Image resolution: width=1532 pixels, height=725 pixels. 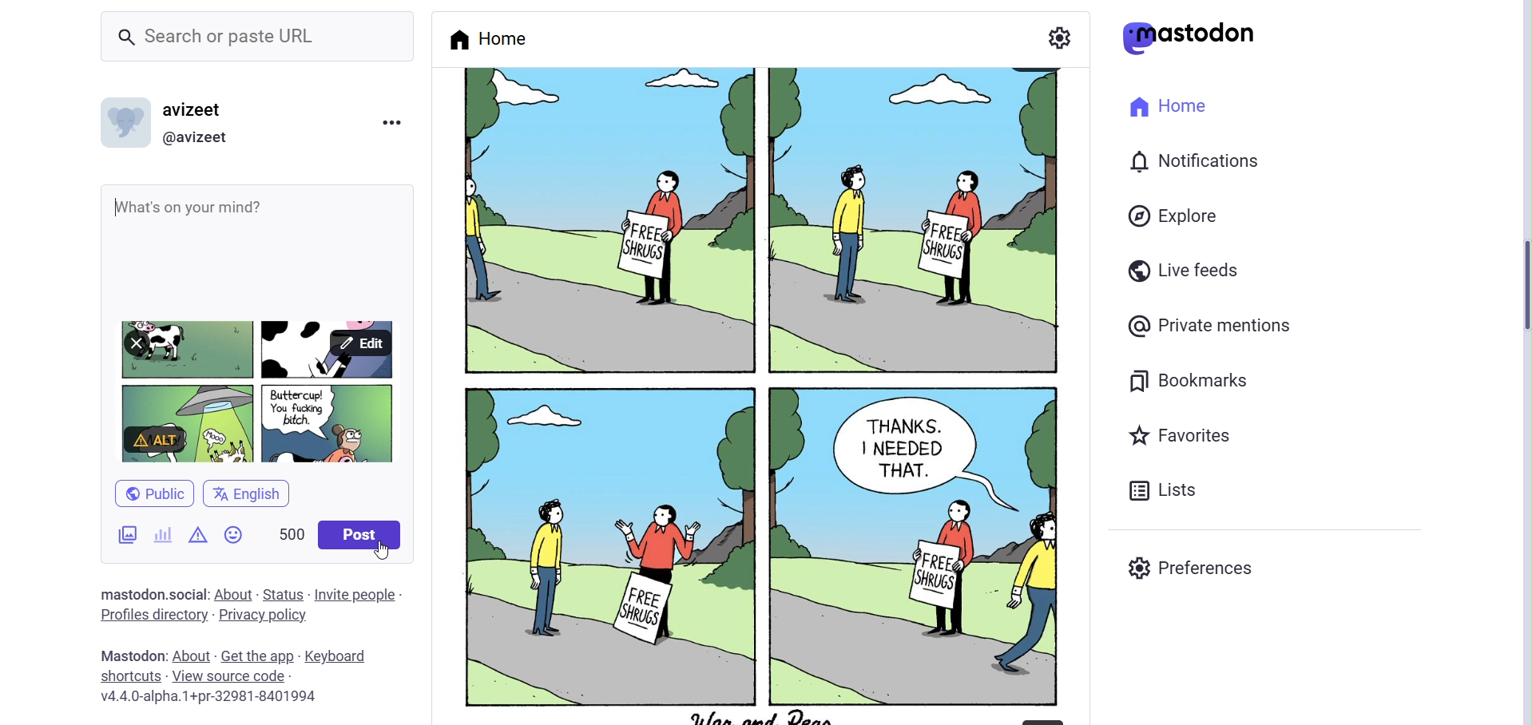 What do you see at coordinates (384, 553) in the screenshot?
I see `cursor` at bounding box center [384, 553].